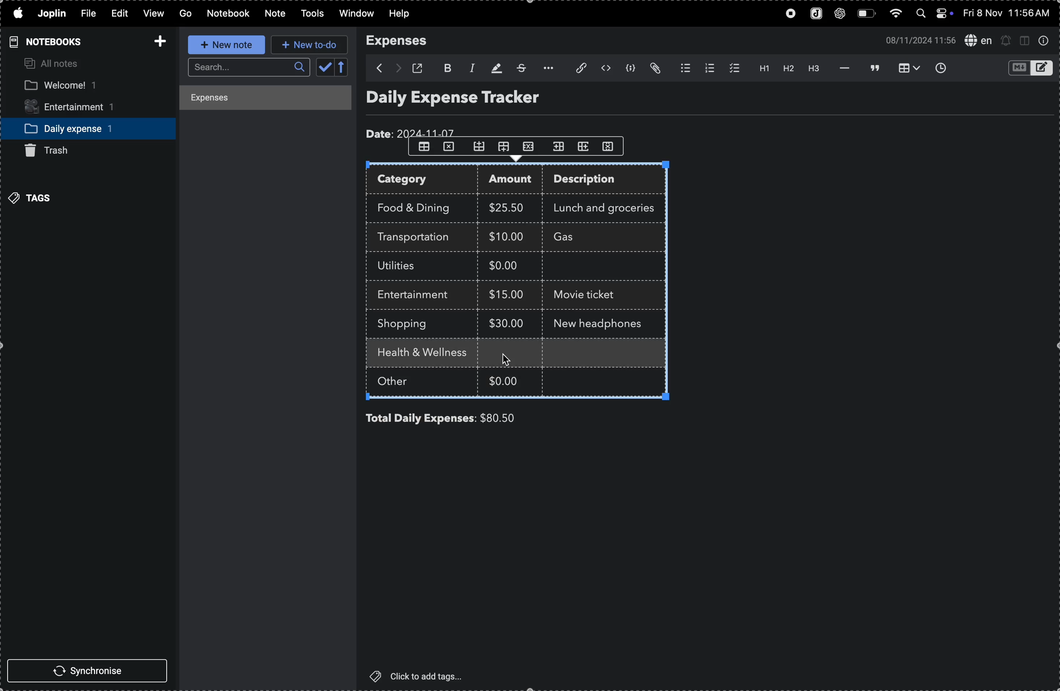 Image resolution: width=1060 pixels, height=691 pixels. Describe the element at coordinates (559, 146) in the screenshot. I see `shift coloumn to right` at that location.